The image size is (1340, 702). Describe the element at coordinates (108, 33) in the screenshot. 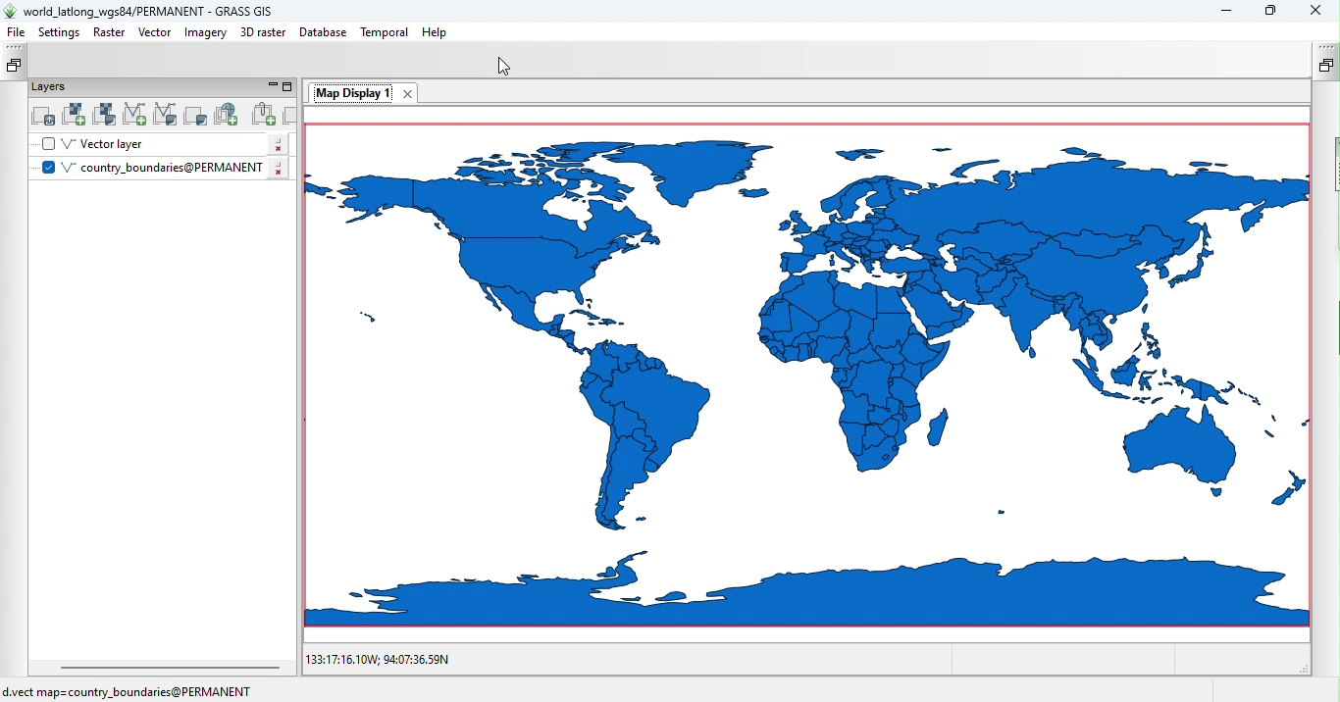

I see `Raster` at that location.